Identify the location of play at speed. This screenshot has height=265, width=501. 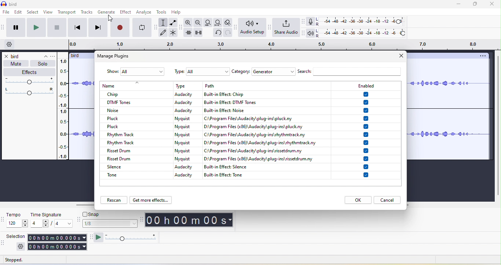
(132, 238).